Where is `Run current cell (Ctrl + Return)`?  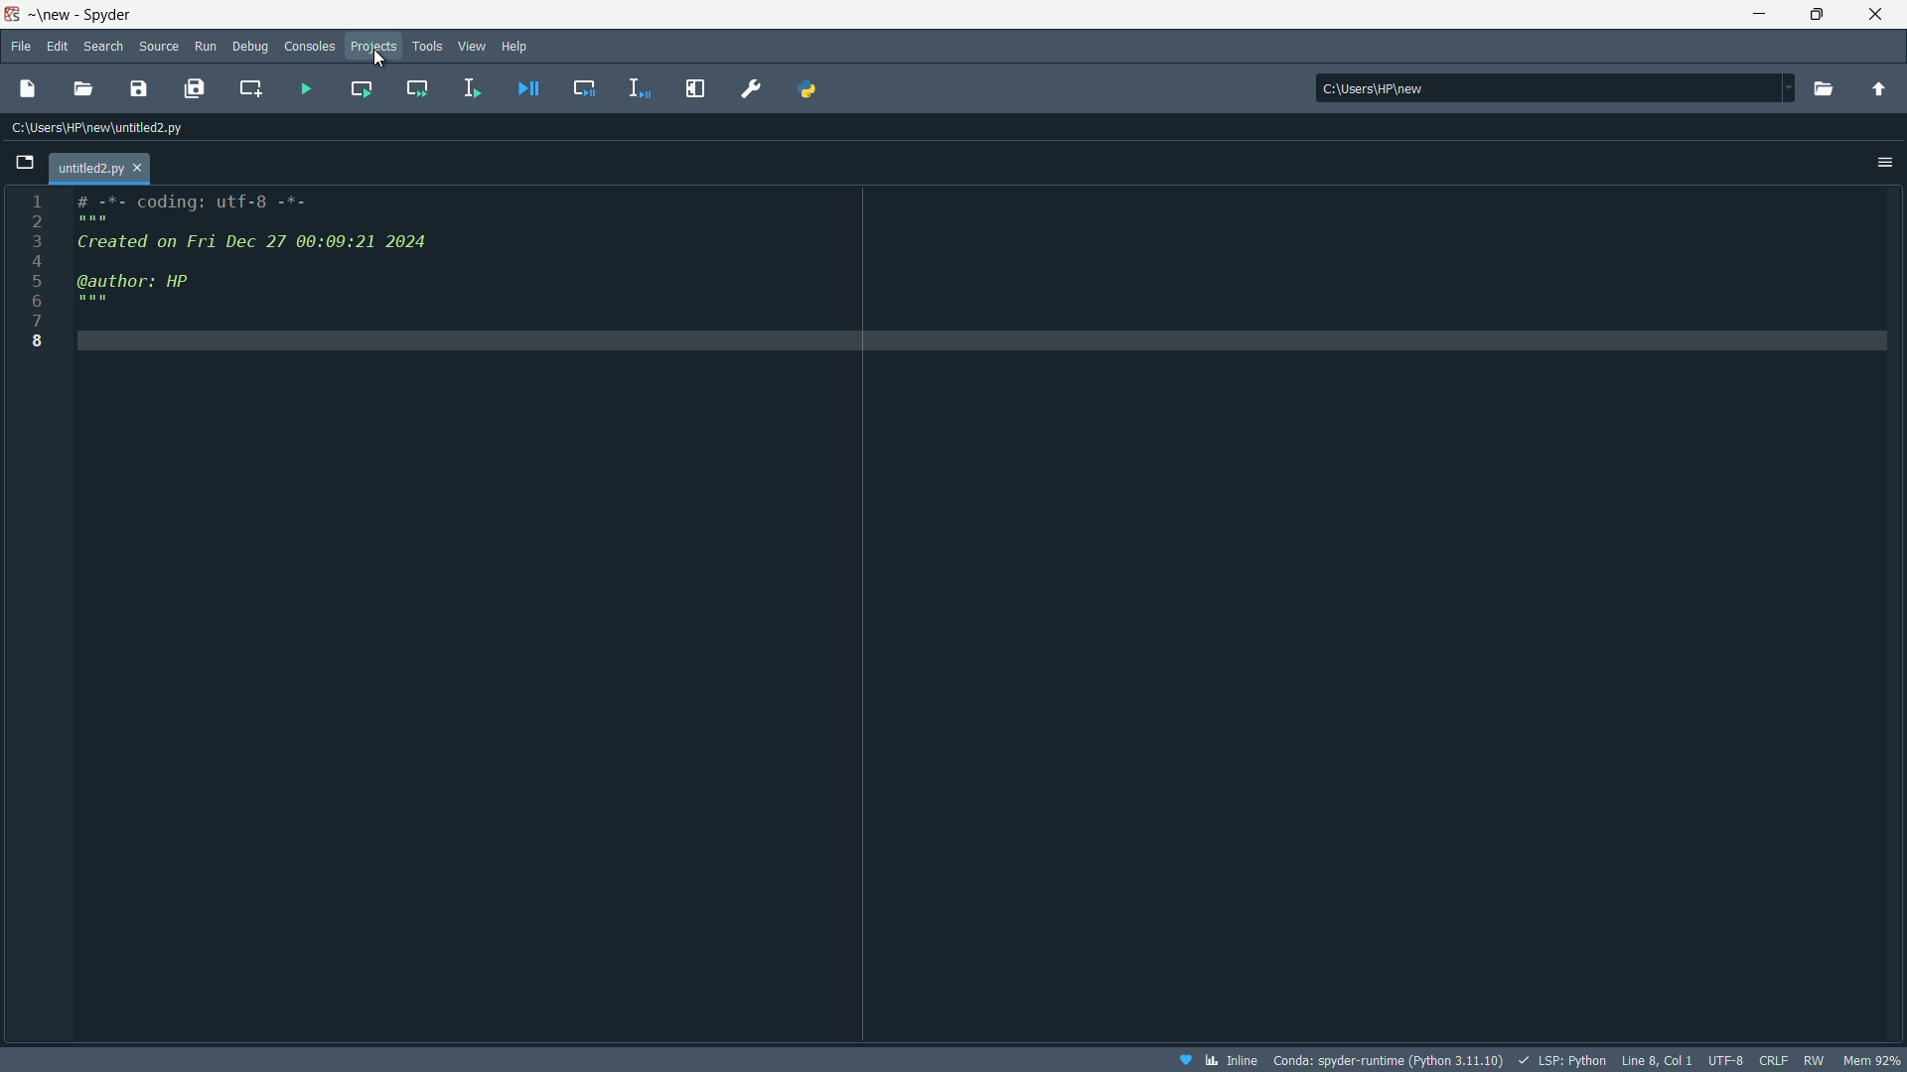
Run current cell (Ctrl + Return) is located at coordinates (360, 85).